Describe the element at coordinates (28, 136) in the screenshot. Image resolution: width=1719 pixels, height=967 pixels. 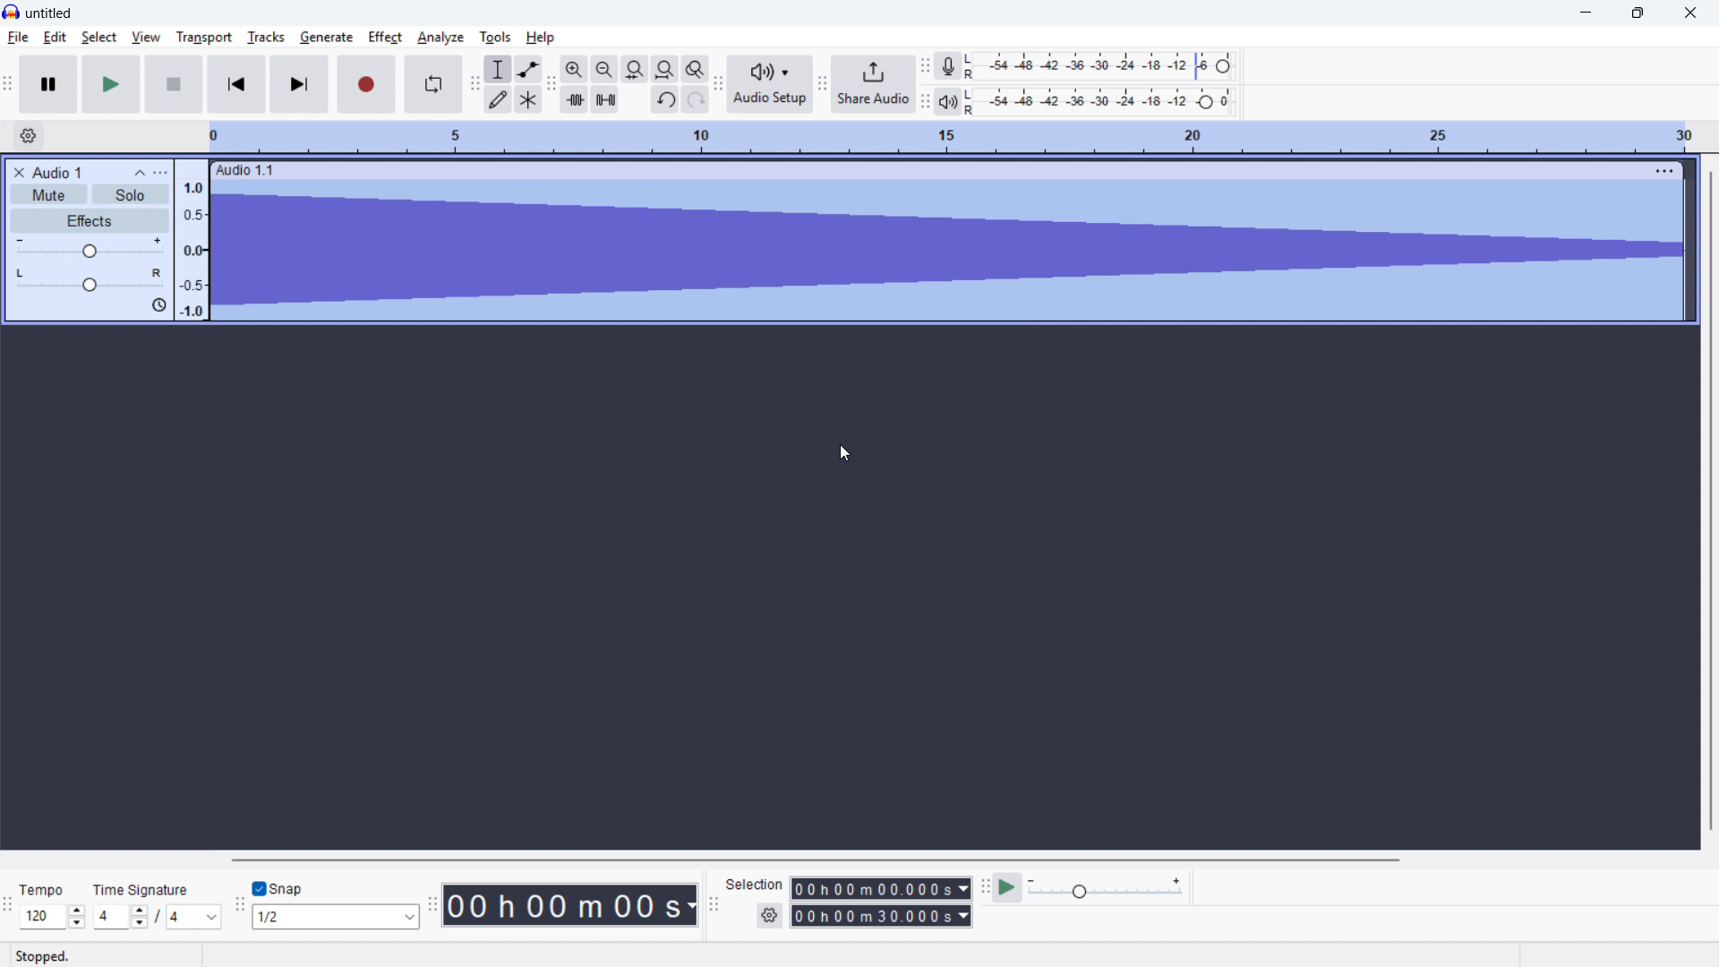
I see `Timeline settings ` at that location.